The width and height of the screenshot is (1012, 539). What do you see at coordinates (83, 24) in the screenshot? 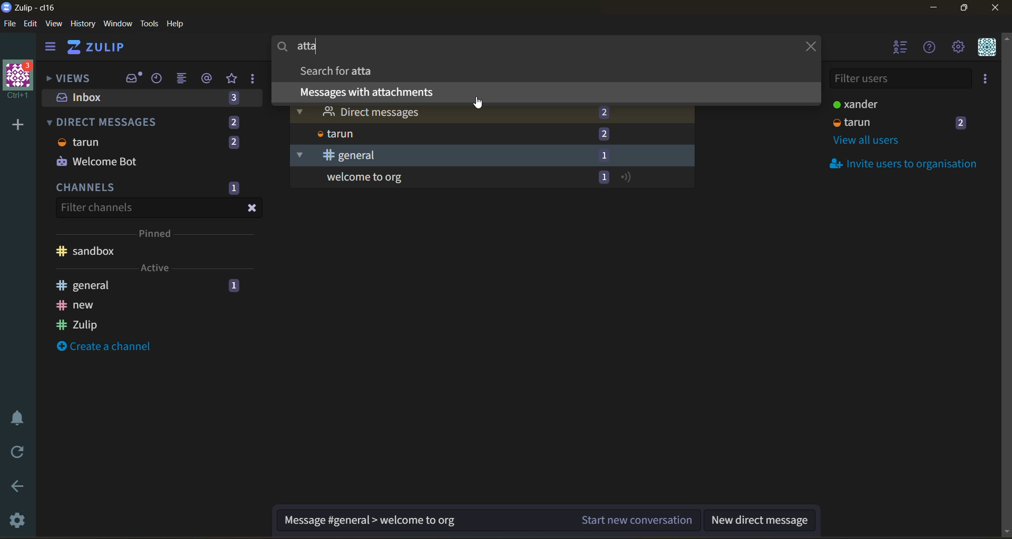
I see `history` at bounding box center [83, 24].